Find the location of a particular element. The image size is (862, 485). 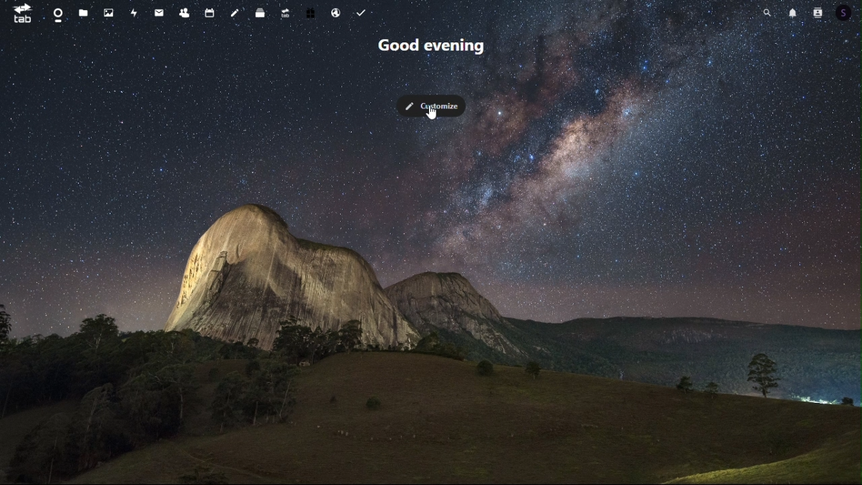

Activity is located at coordinates (135, 13).